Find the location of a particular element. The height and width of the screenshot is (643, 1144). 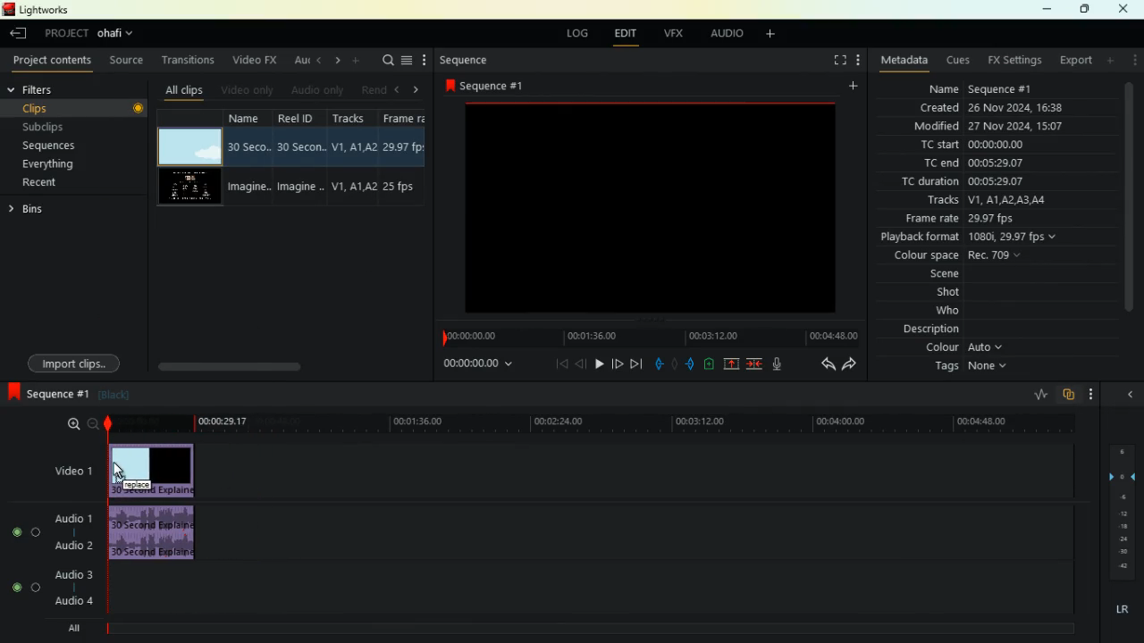

up is located at coordinates (731, 364).